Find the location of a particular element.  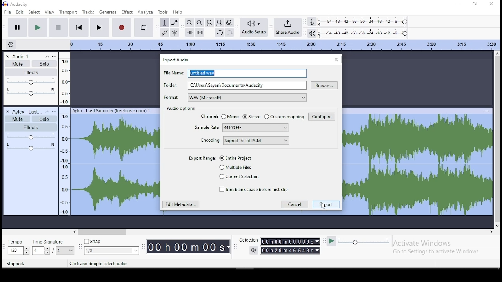

playback speed is located at coordinates (364, 242).